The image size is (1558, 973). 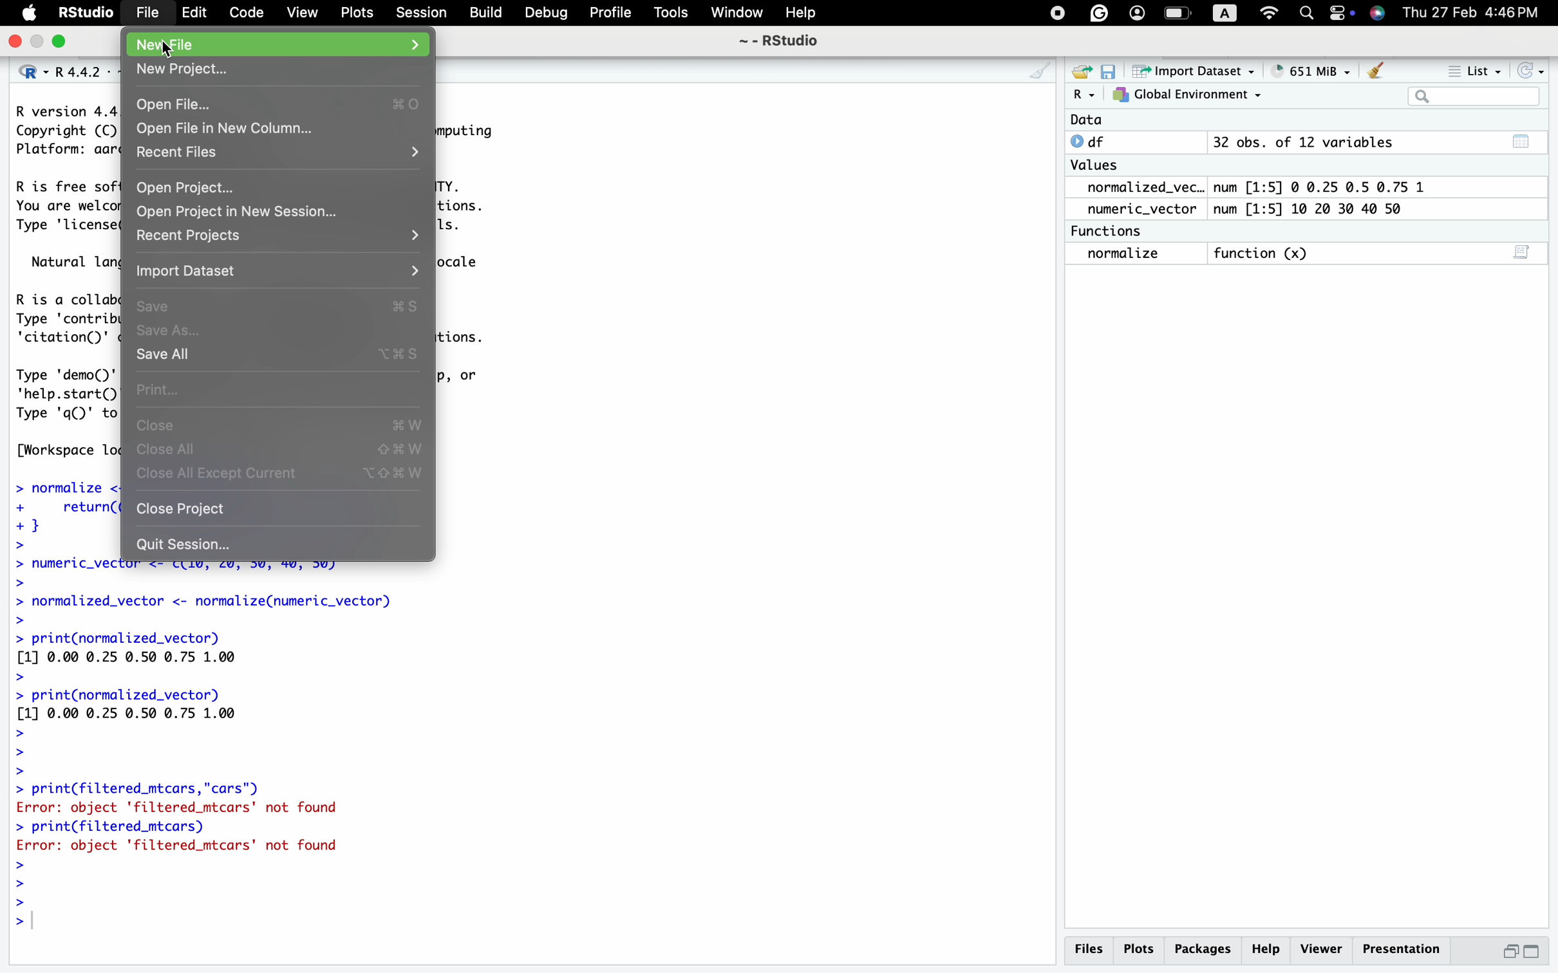 I want to click on Thu 27 Feb 4:46PM, so click(x=1472, y=14).